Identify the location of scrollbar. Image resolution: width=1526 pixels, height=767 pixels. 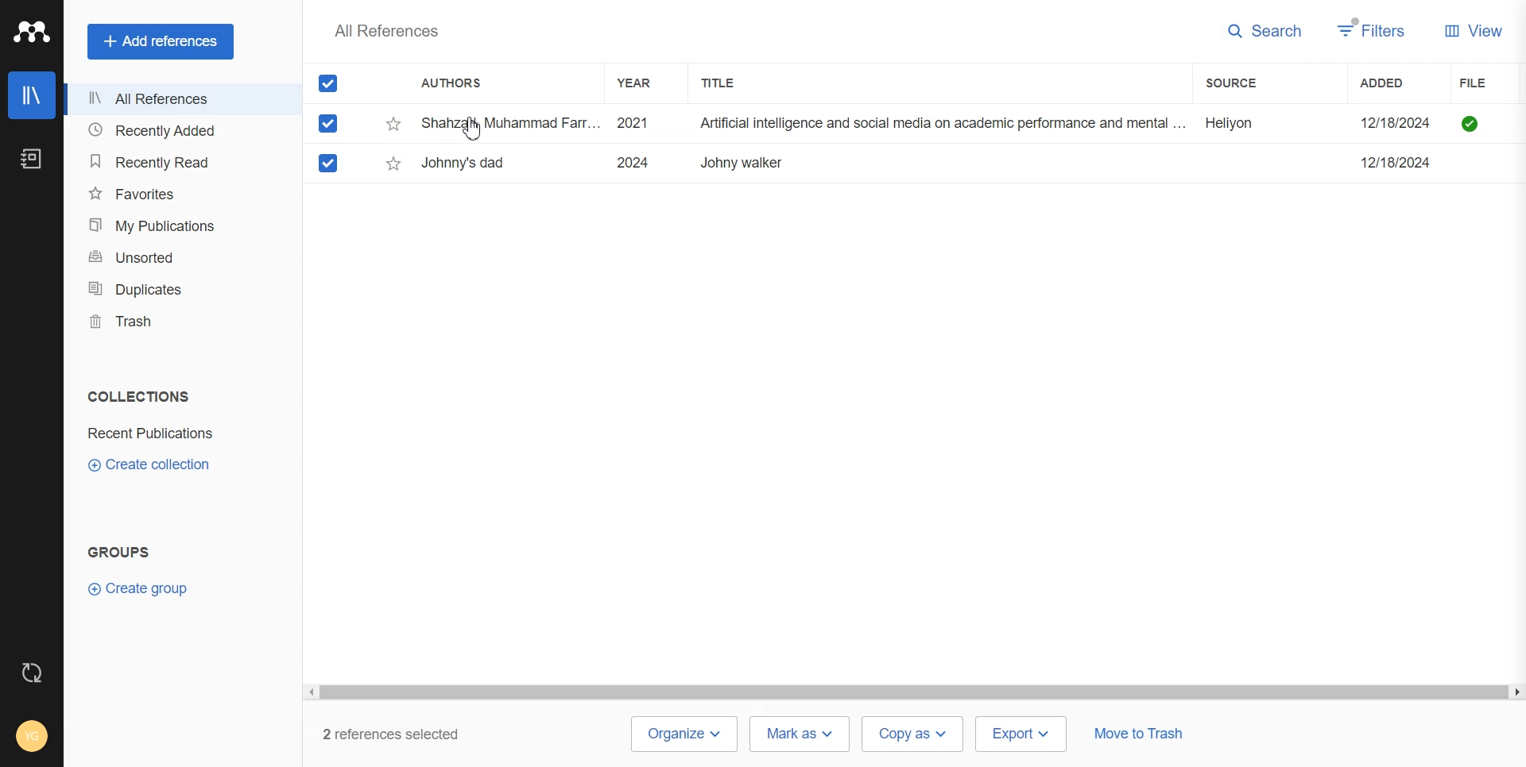
(913, 693).